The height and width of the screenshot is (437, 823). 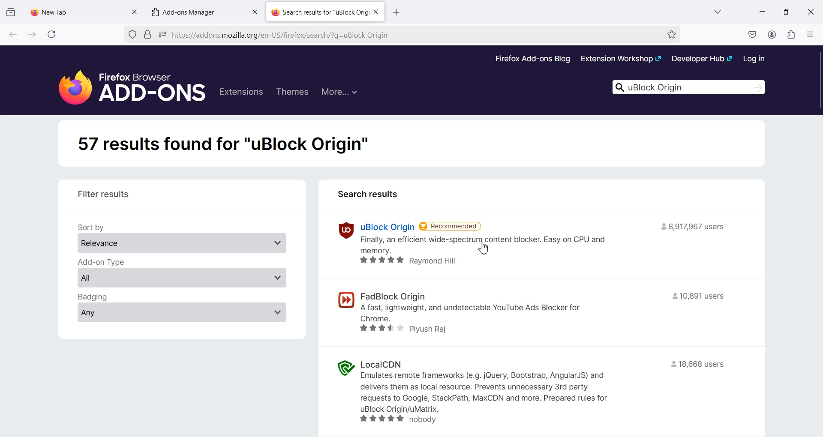 What do you see at coordinates (671, 34) in the screenshot?
I see `Bookmark this page` at bounding box center [671, 34].